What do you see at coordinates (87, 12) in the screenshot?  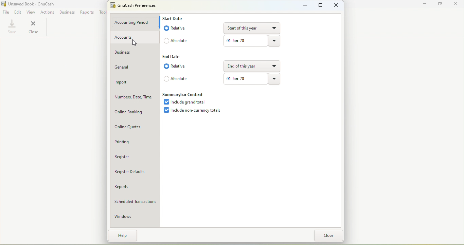 I see `Reports` at bounding box center [87, 12].